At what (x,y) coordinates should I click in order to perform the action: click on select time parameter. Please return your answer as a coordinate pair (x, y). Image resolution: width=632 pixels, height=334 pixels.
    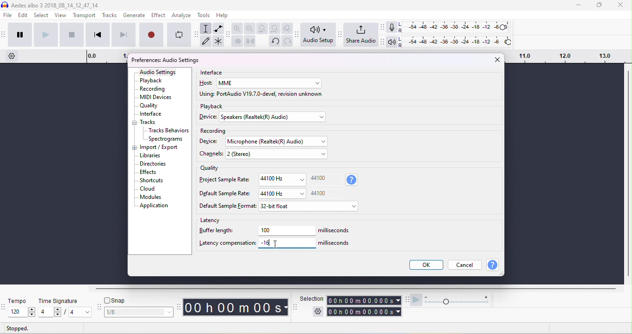
    Looking at the image, I should click on (398, 300).